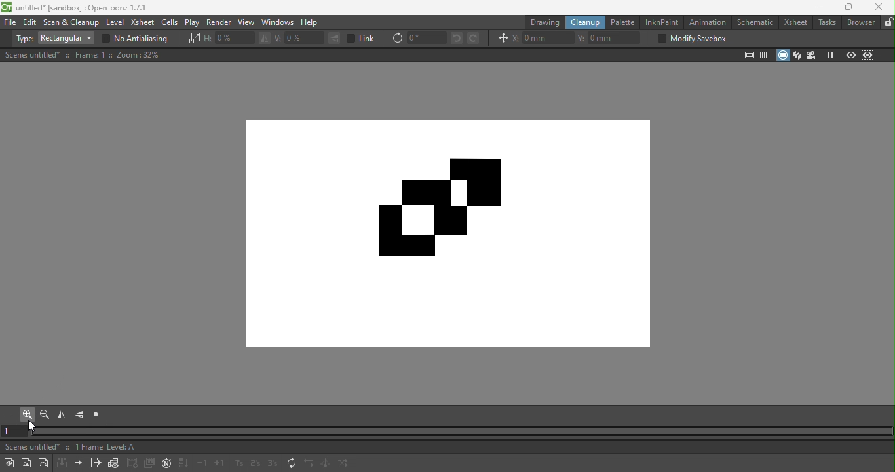  What do you see at coordinates (11, 23) in the screenshot?
I see `File` at bounding box center [11, 23].